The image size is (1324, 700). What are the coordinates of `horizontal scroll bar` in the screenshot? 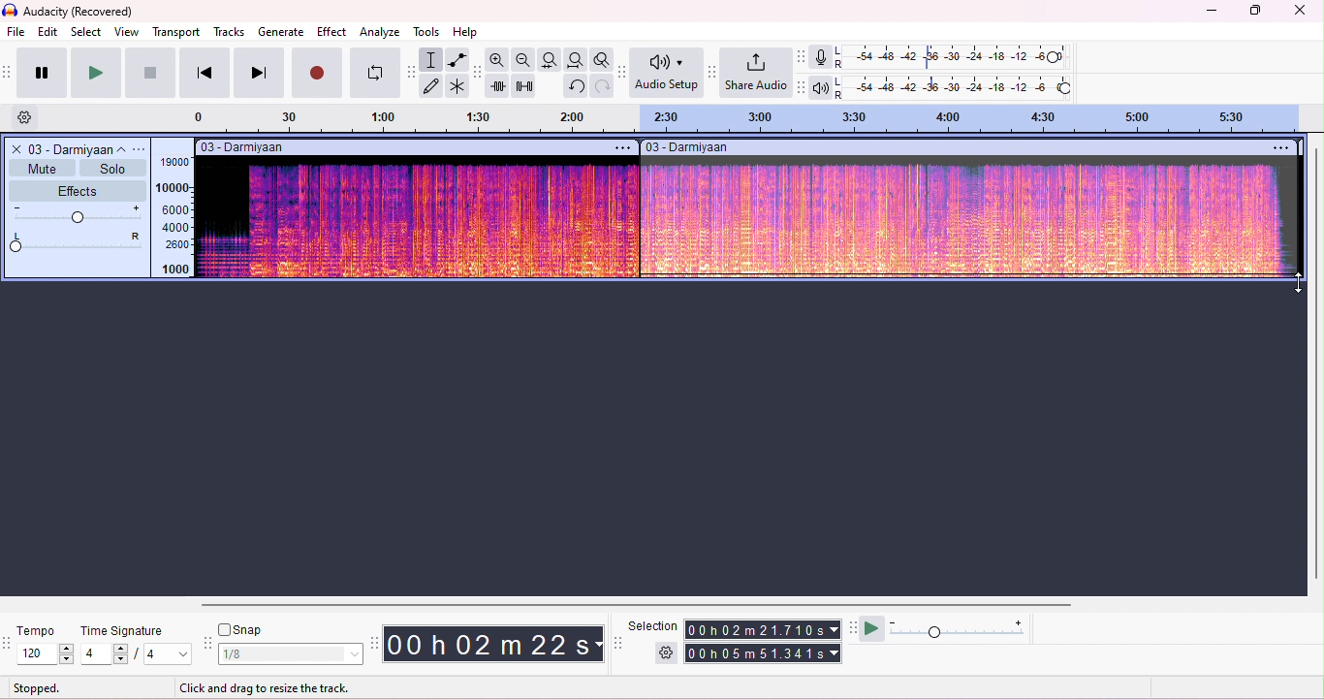 It's located at (628, 604).